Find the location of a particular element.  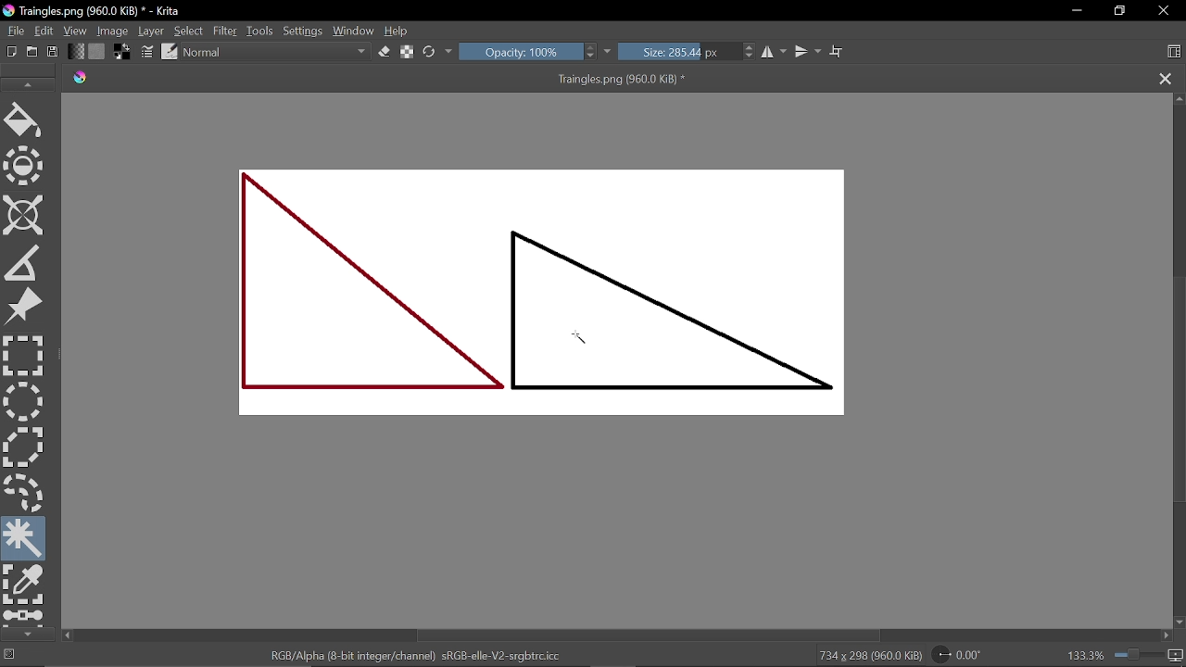

Layer is located at coordinates (152, 31).